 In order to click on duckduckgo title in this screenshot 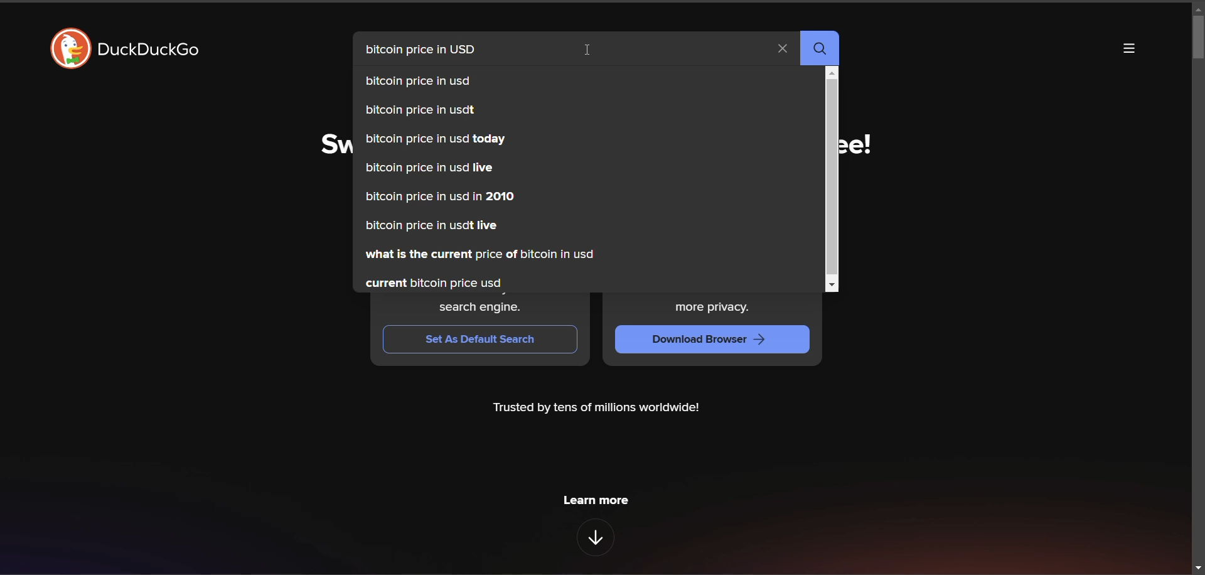, I will do `click(156, 50)`.